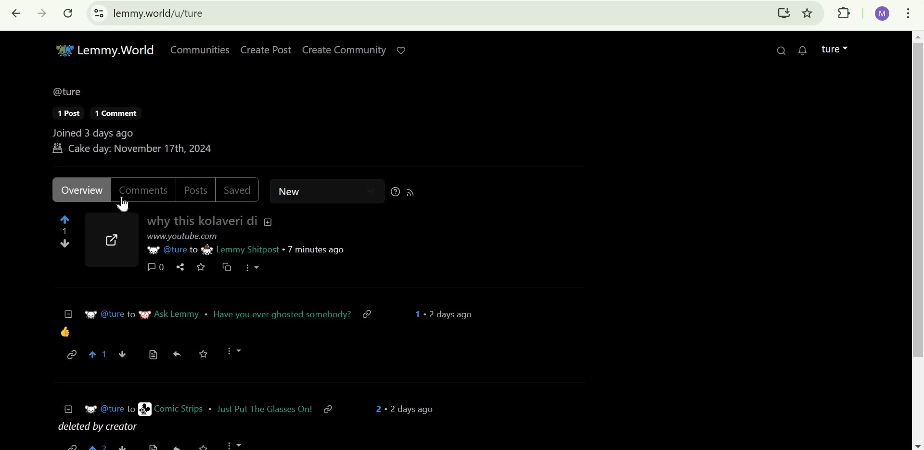  I want to click on lemmy.world, so click(159, 12).